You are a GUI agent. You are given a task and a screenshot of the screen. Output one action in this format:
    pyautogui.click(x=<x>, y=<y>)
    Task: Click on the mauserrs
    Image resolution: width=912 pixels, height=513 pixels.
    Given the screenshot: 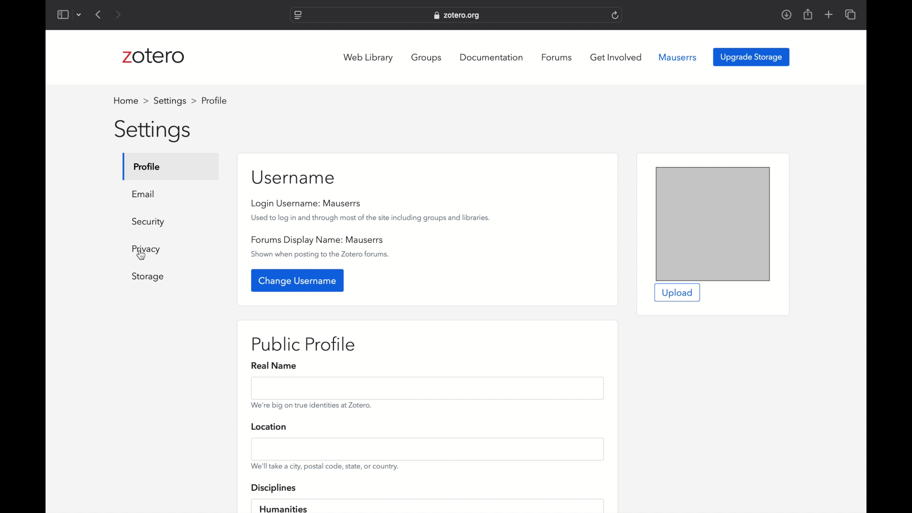 What is the action you would take?
    pyautogui.click(x=678, y=57)
    